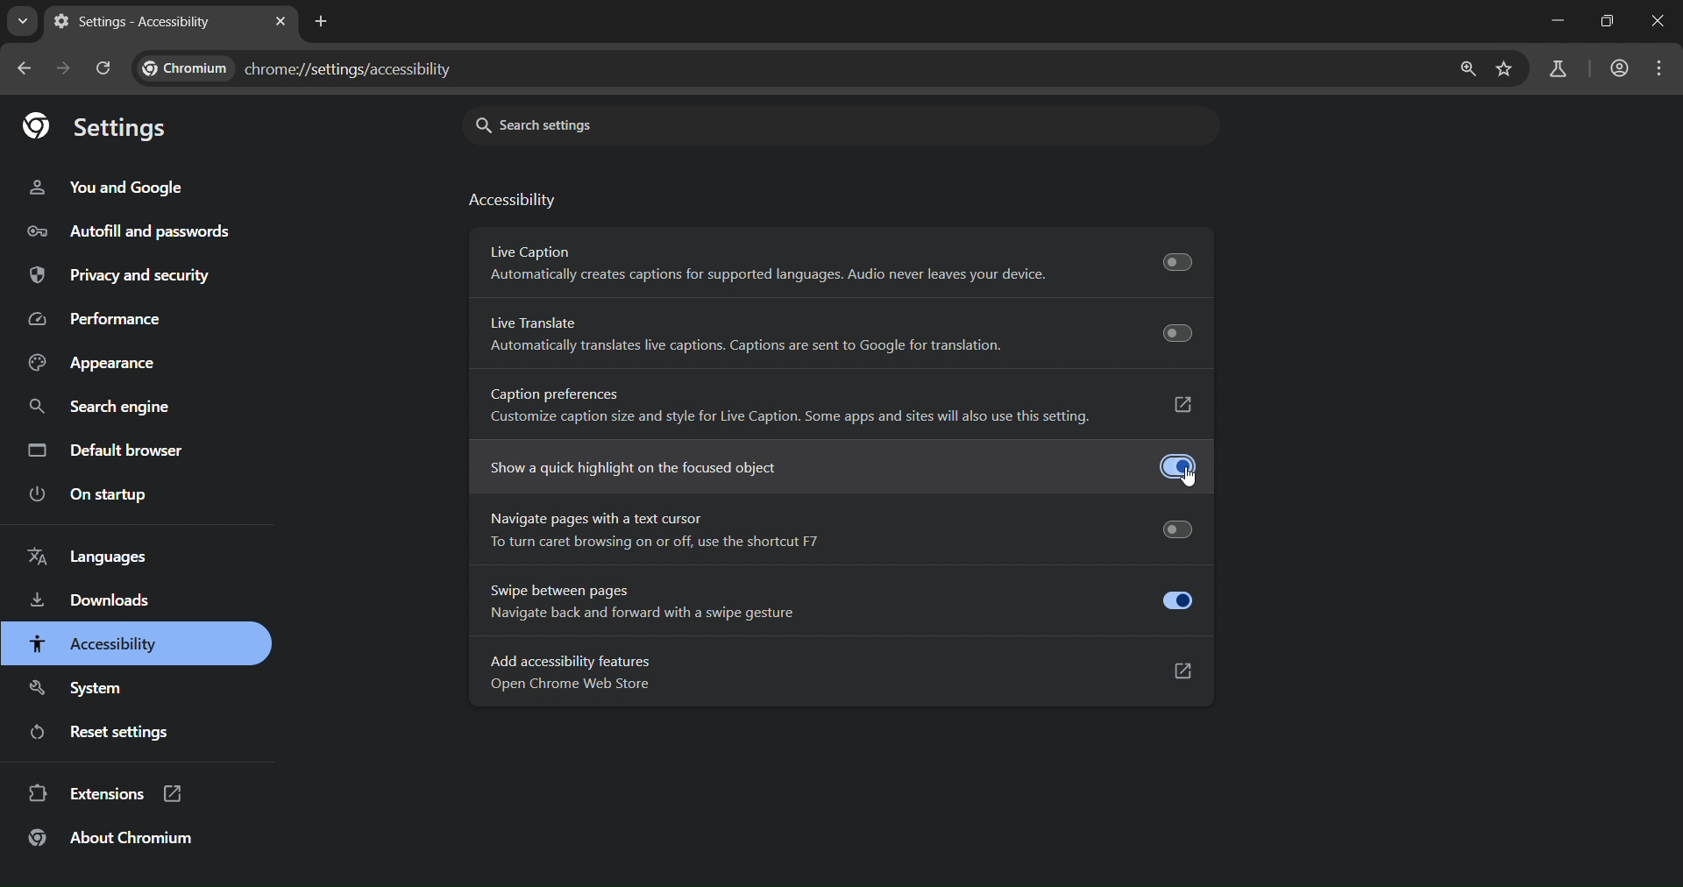 This screenshot has height=887, width=1683. Describe the element at coordinates (109, 838) in the screenshot. I see `about chromium` at that location.